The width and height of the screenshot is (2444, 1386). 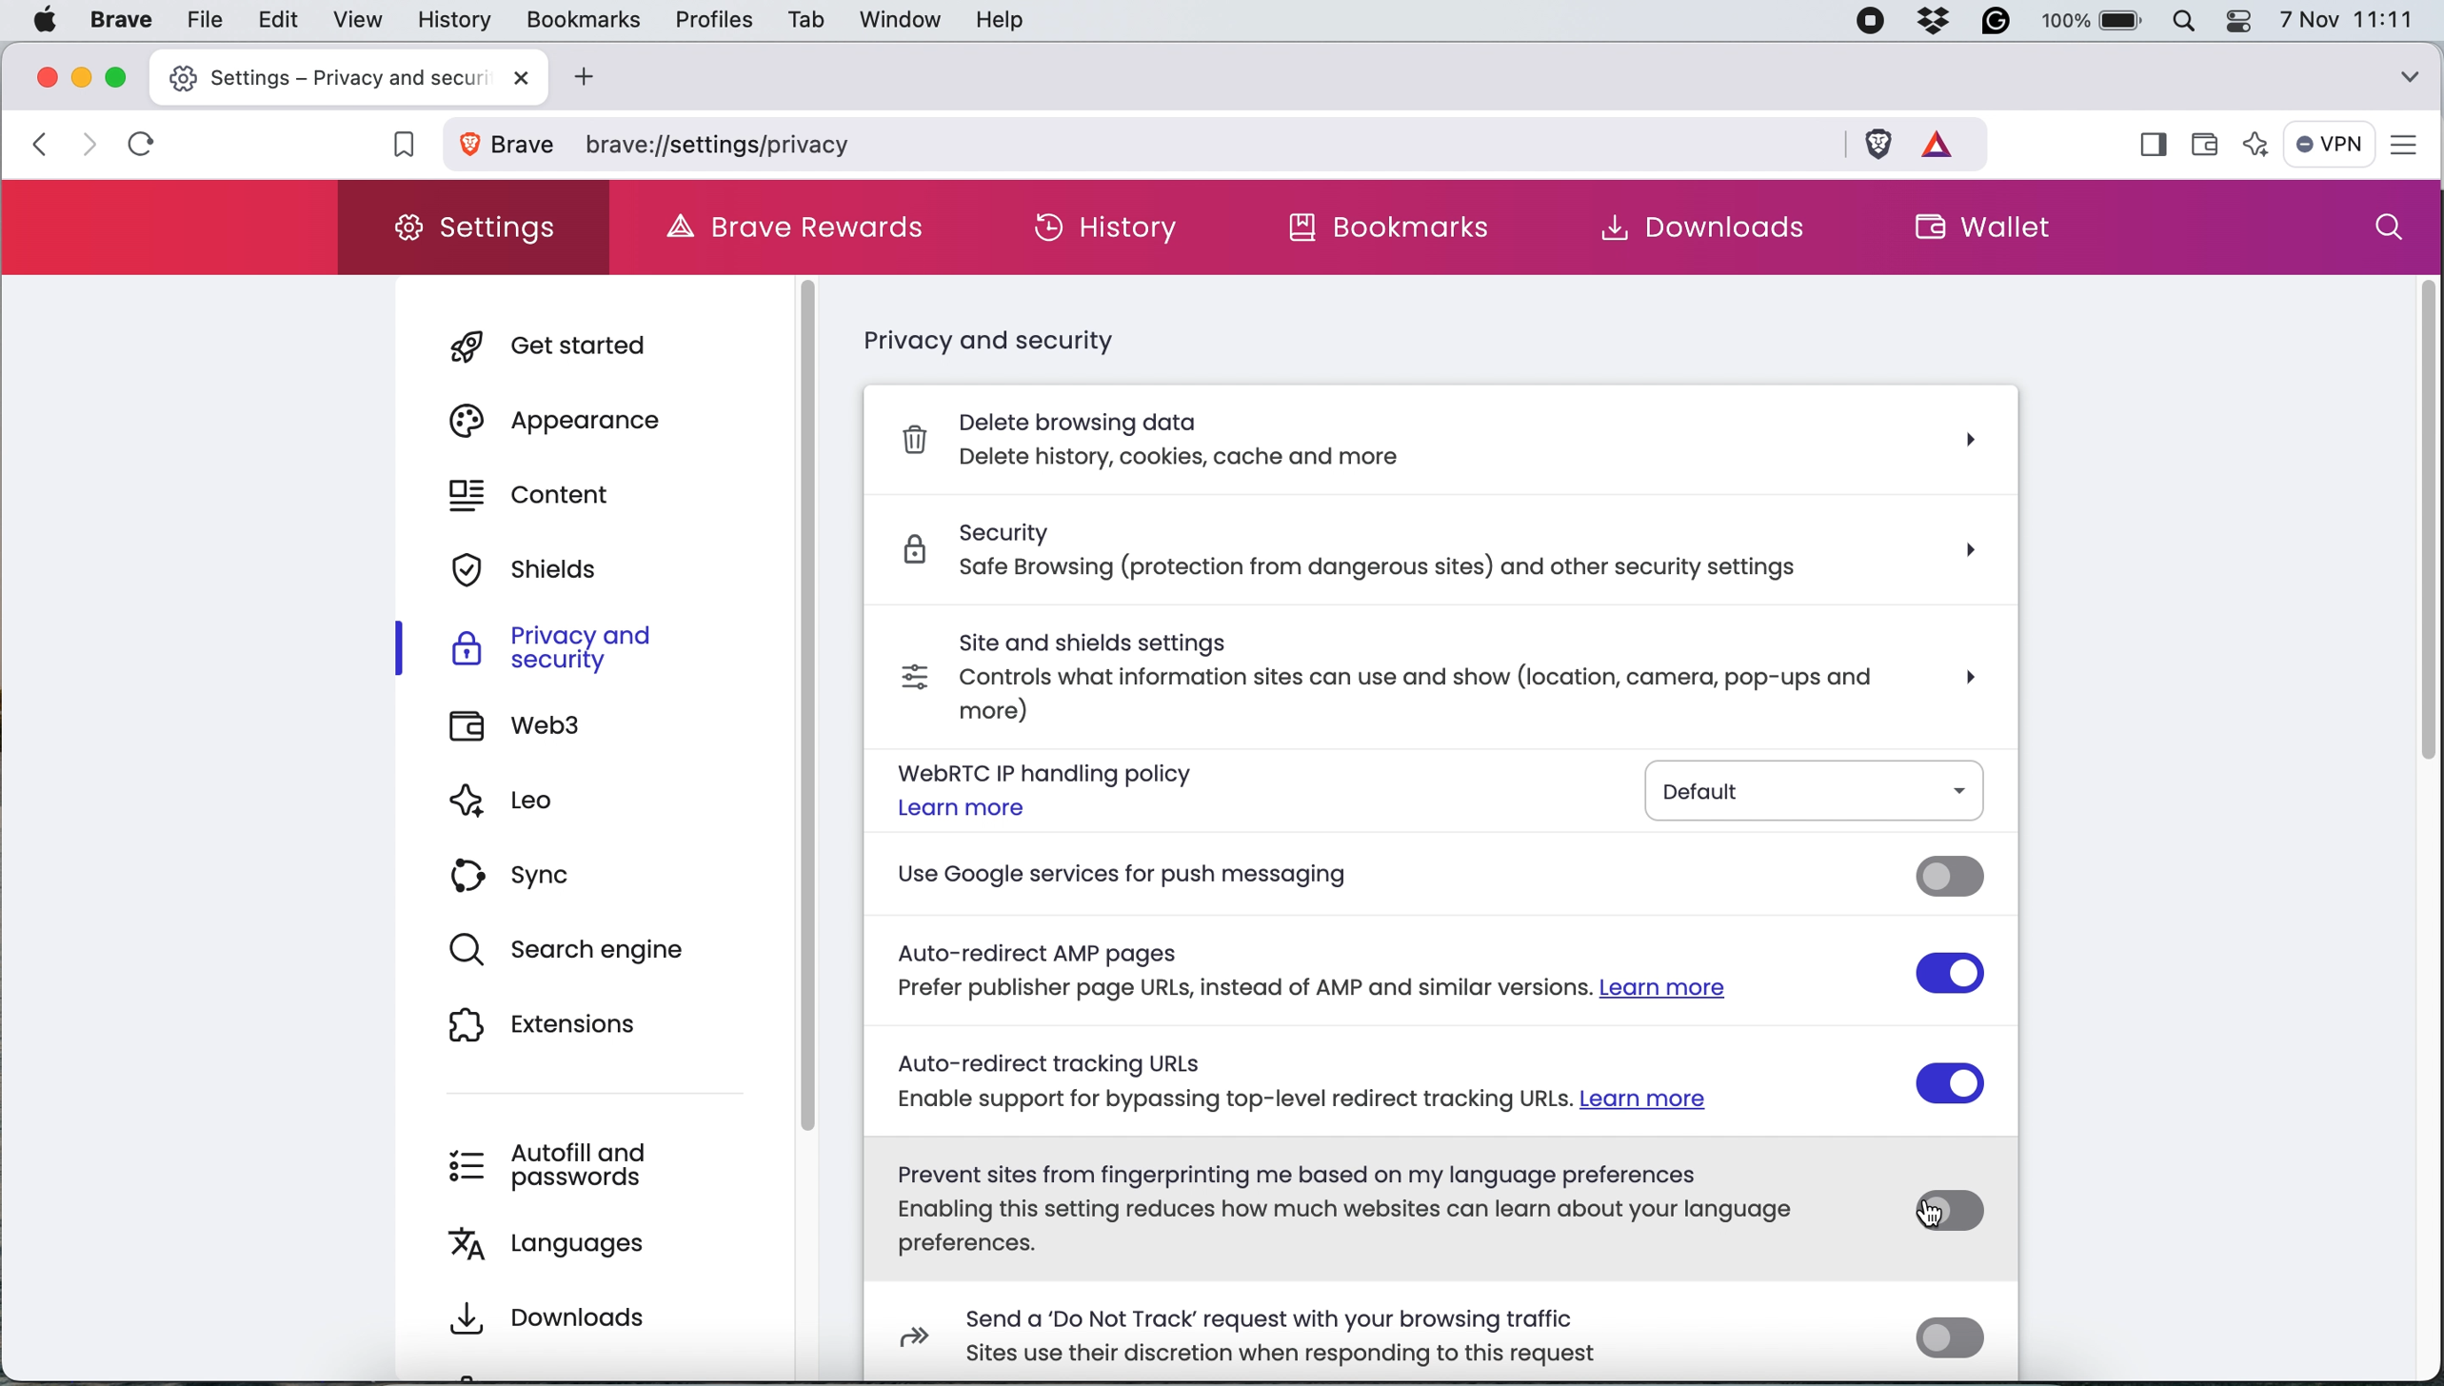 I want to click on go back, so click(x=38, y=143).